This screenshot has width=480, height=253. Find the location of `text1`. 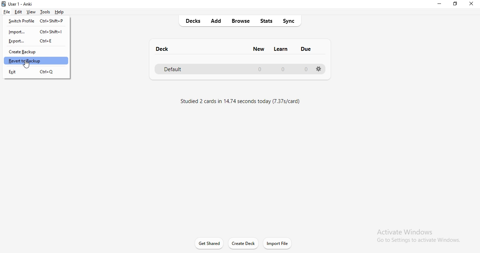

text1 is located at coordinates (242, 100).